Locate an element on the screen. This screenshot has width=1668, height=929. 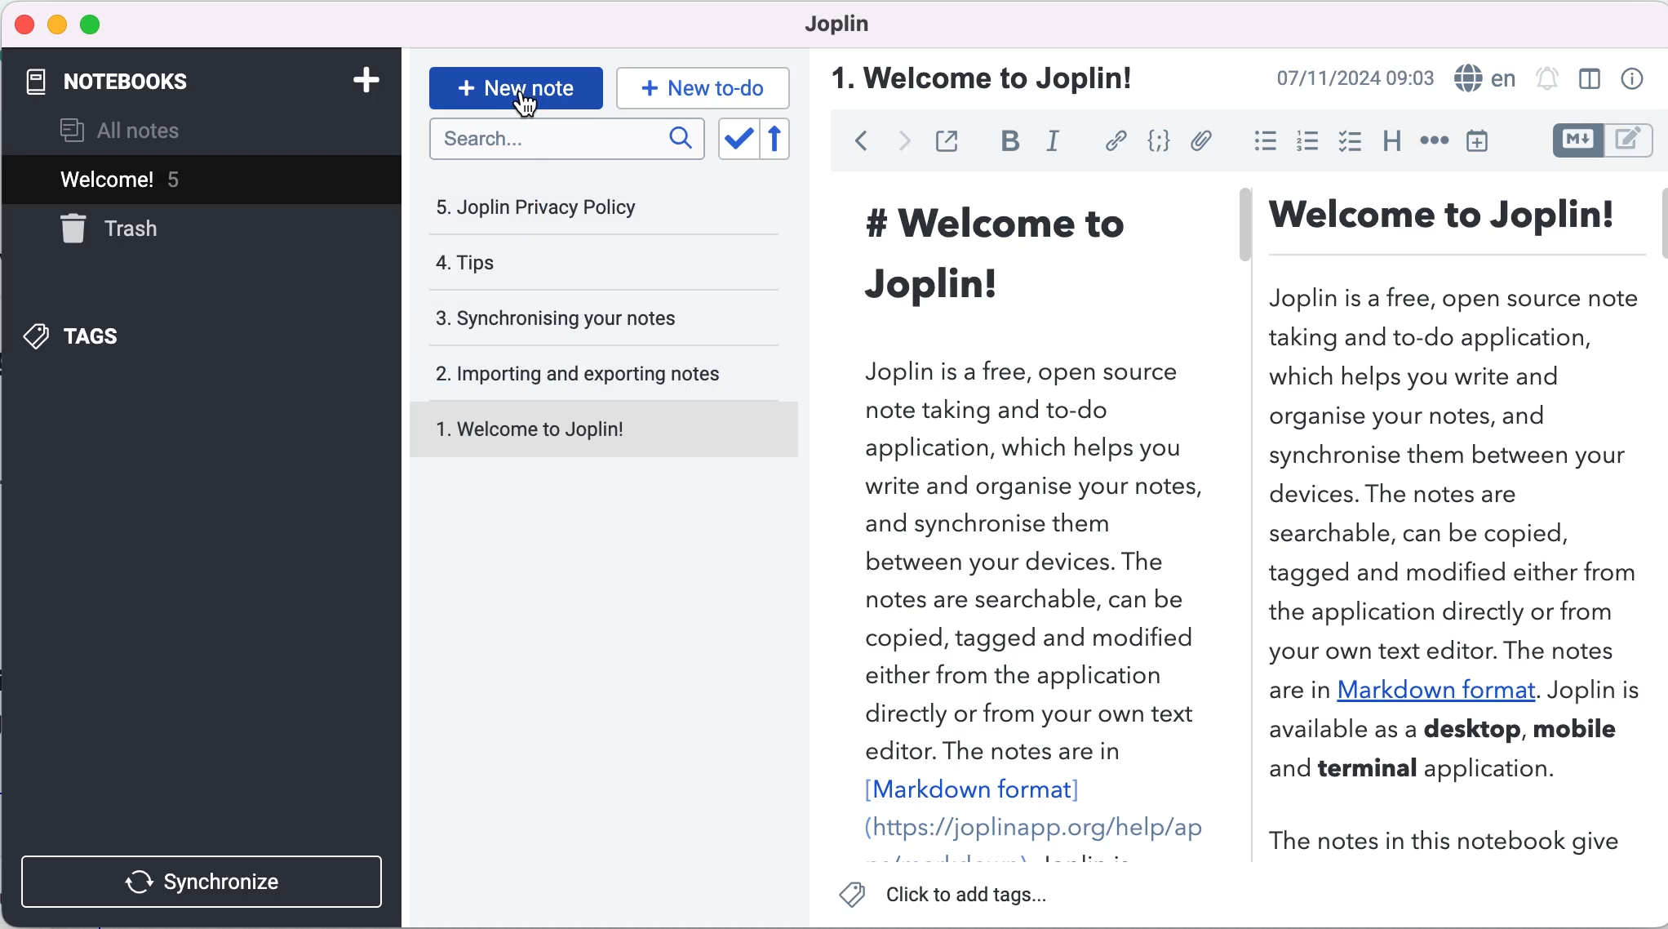
cursor is located at coordinates (534, 109).